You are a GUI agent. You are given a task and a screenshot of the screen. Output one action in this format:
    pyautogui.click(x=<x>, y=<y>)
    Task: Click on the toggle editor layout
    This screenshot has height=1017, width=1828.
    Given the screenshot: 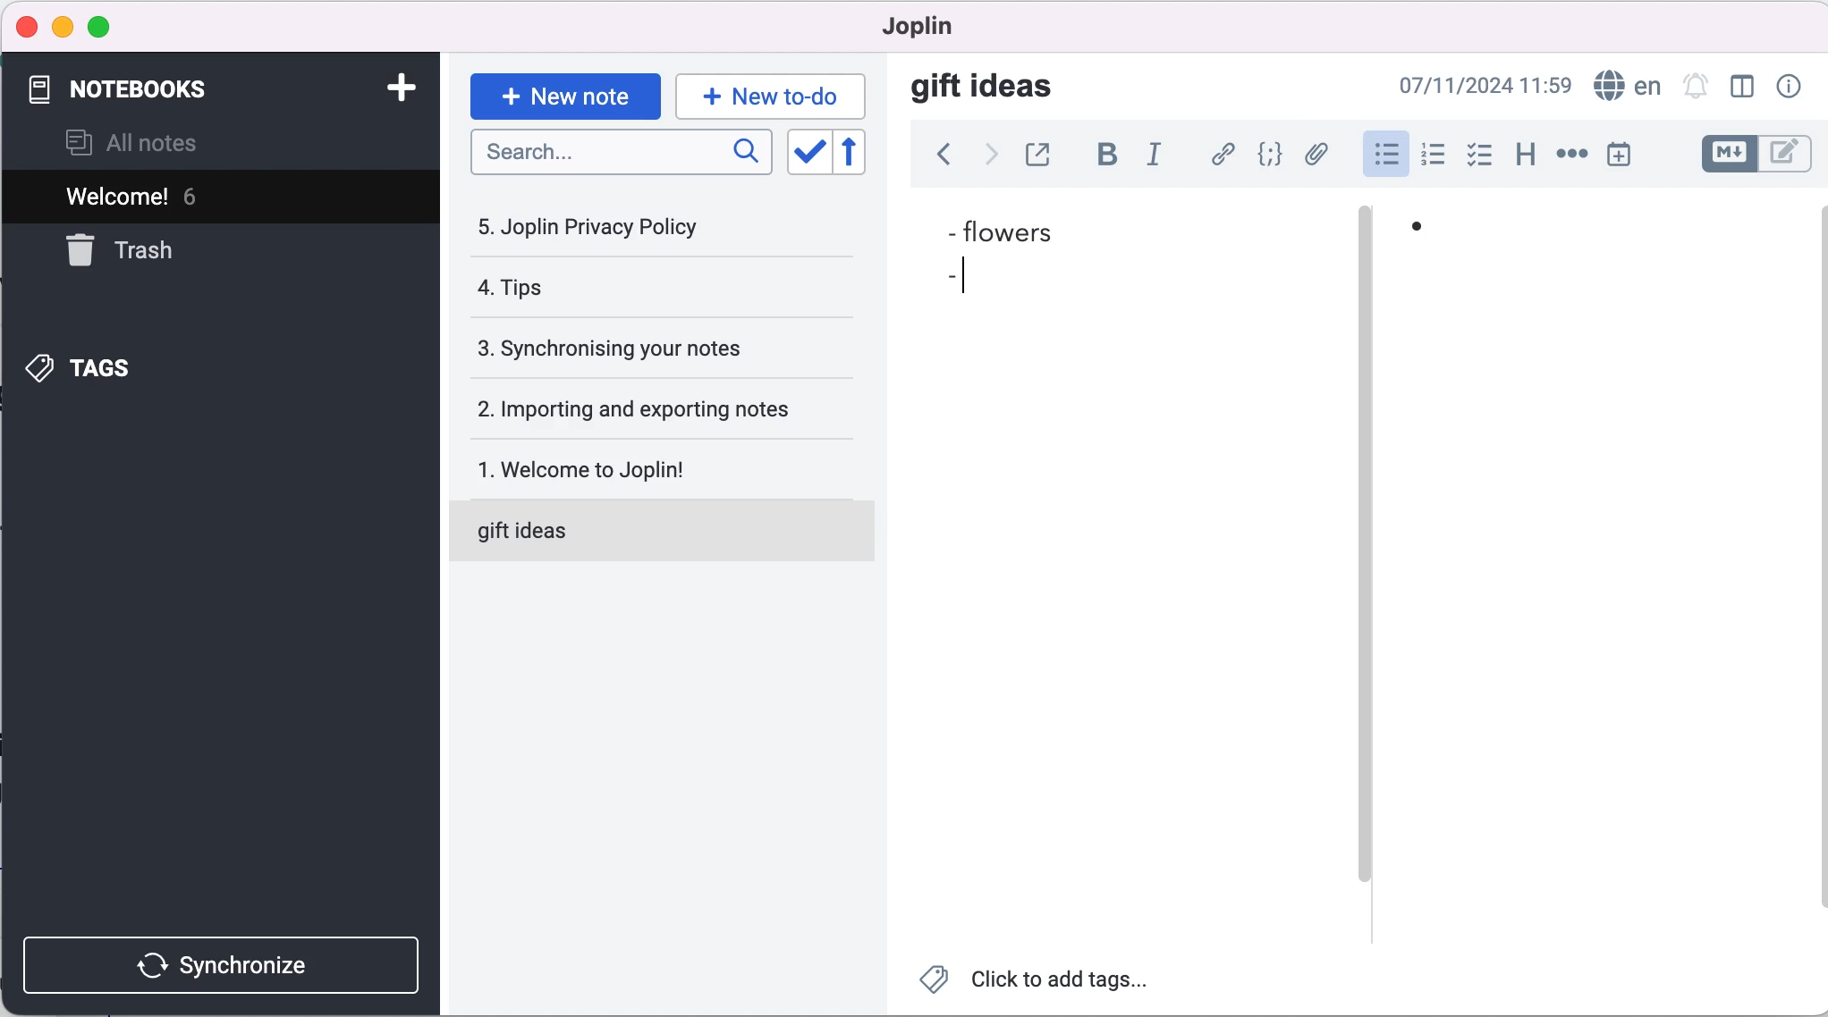 What is the action you would take?
    pyautogui.click(x=1742, y=88)
    